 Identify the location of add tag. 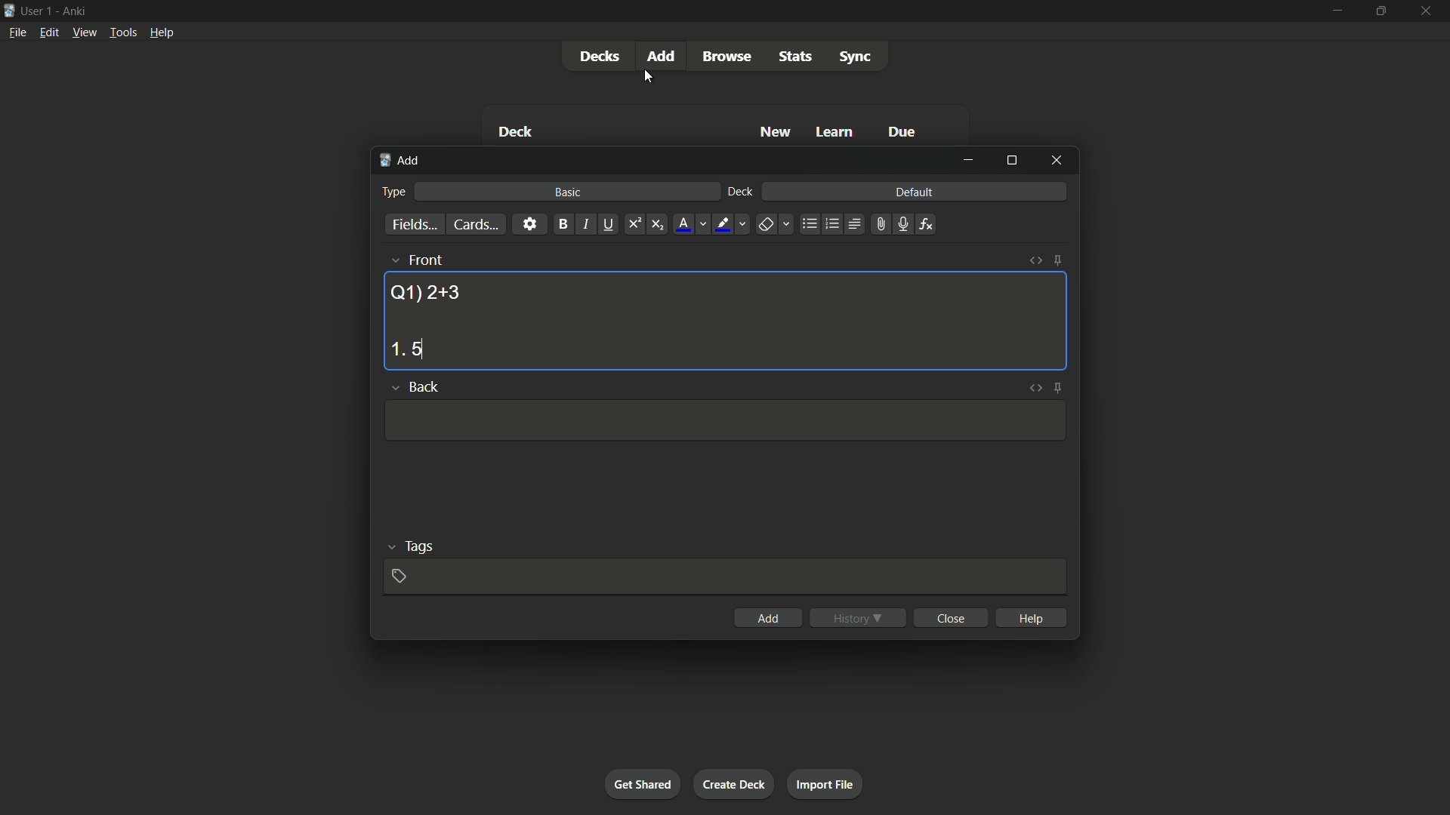
(398, 576).